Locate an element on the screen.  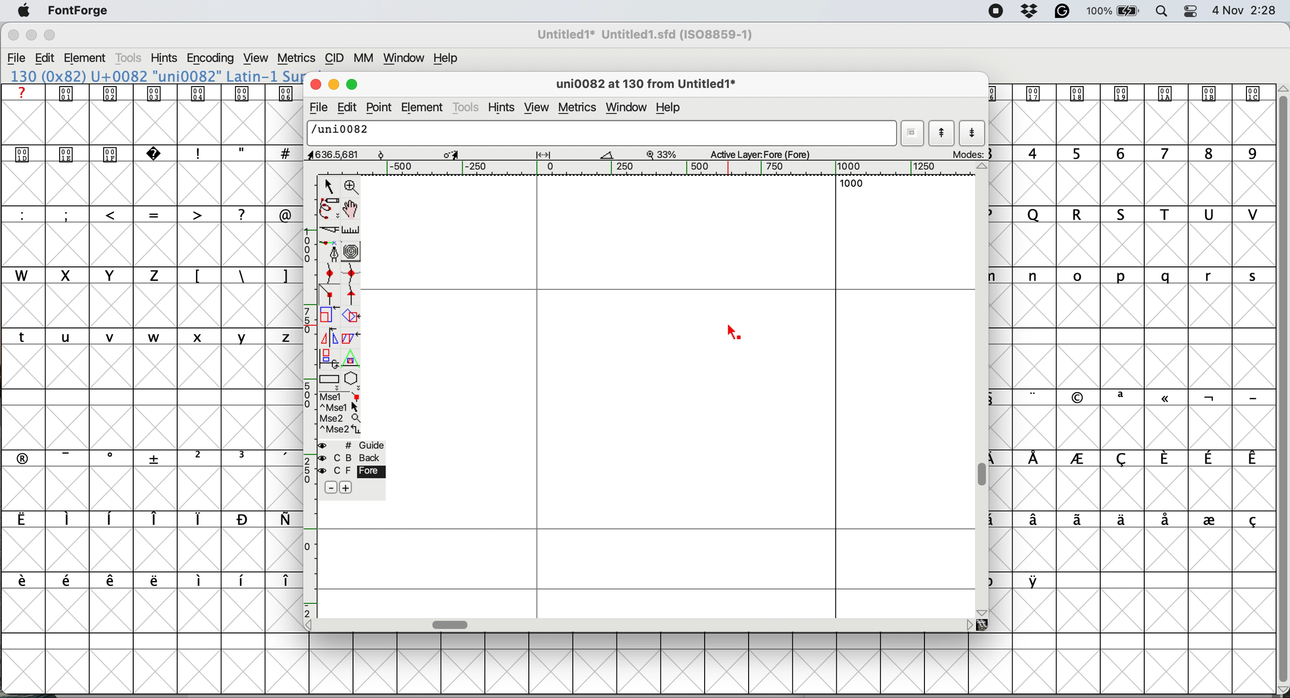
freehand draw is located at coordinates (331, 209).